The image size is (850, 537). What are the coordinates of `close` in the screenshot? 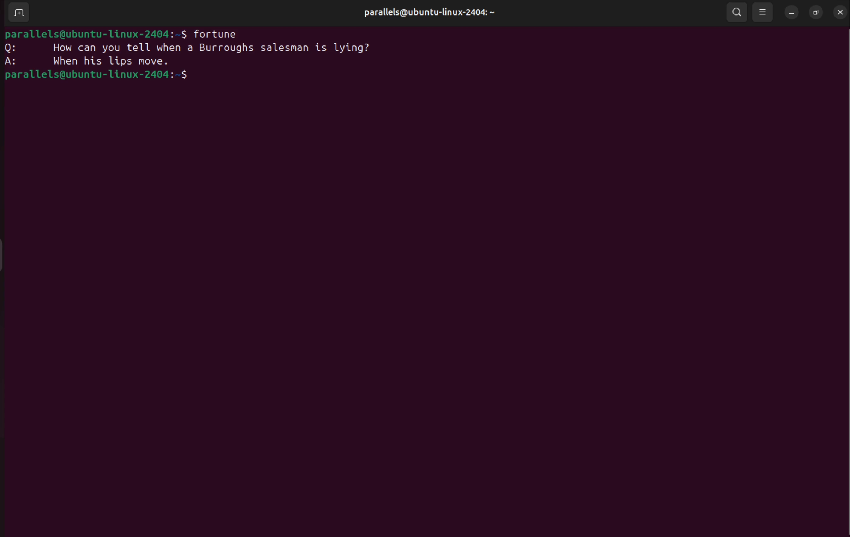 It's located at (840, 12).